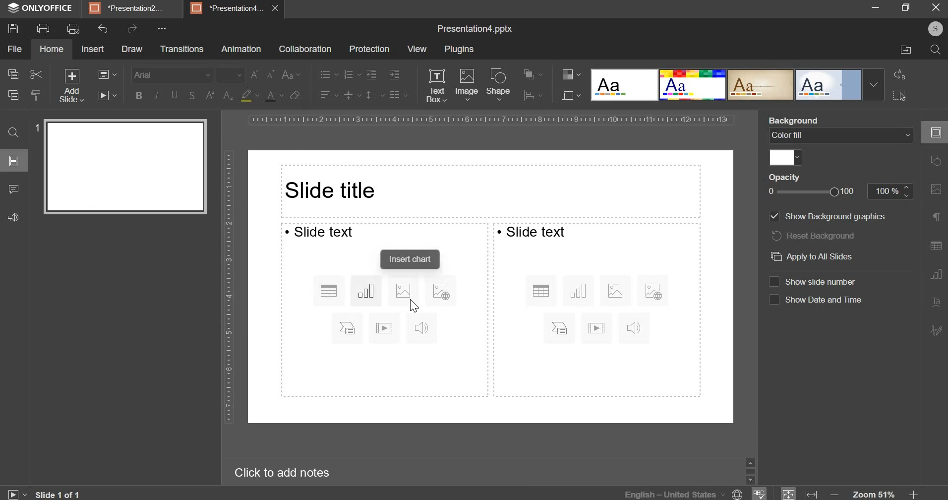 This screenshot has width=948, height=500. Describe the element at coordinates (111, 76) in the screenshot. I see `change slide layout` at that location.